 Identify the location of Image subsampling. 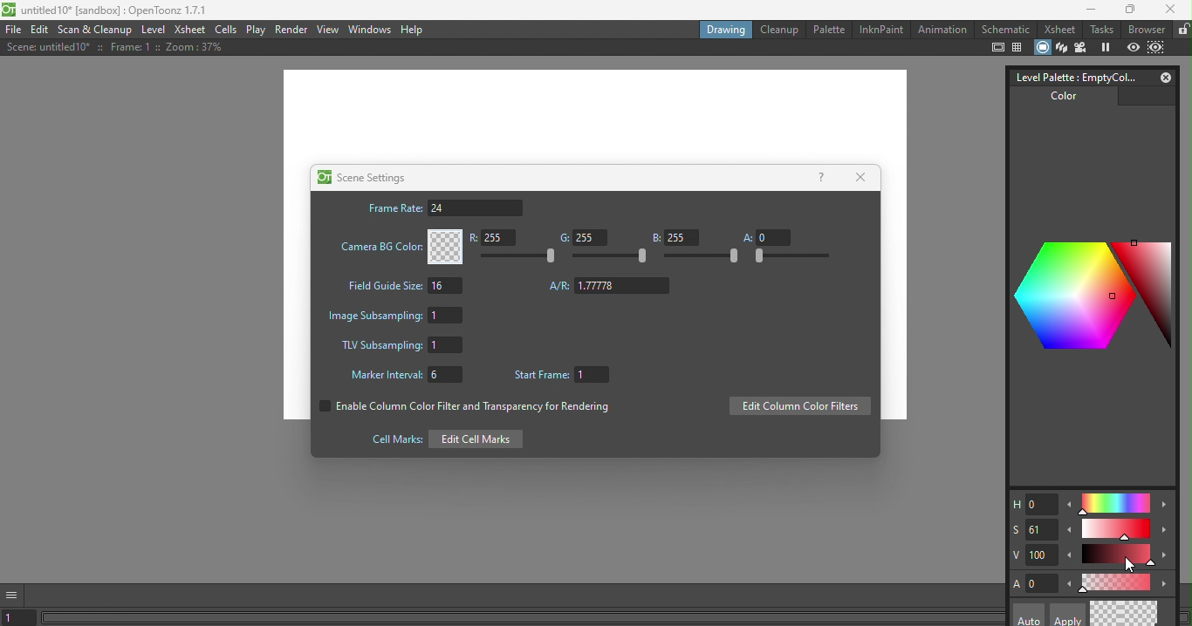
(399, 314).